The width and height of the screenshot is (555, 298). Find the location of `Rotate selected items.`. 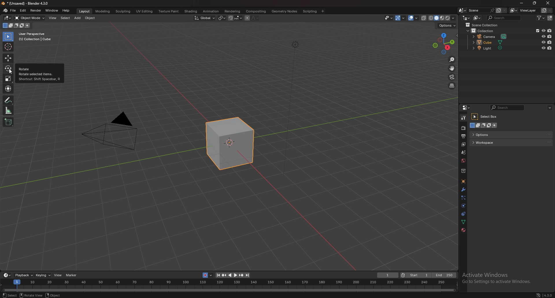

Rotate selected items. is located at coordinates (38, 74).